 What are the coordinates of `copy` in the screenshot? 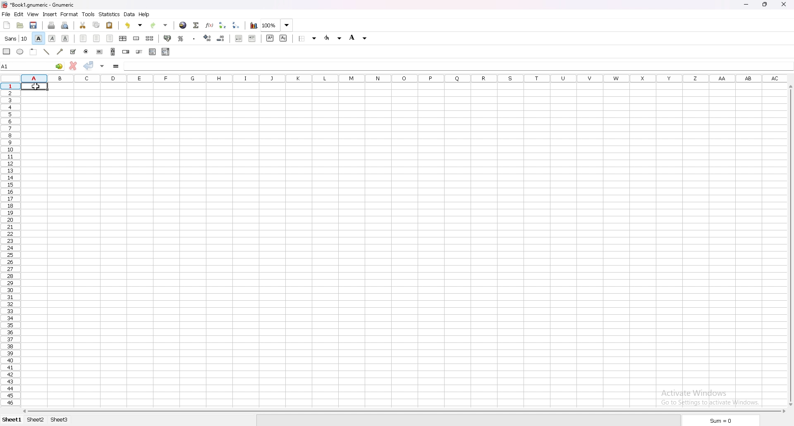 It's located at (96, 25).